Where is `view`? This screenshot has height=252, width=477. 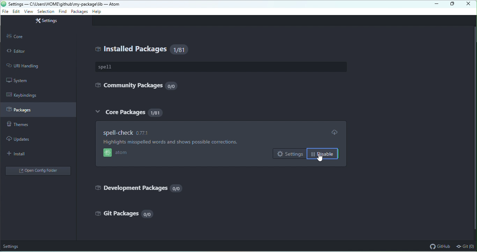
view is located at coordinates (28, 12).